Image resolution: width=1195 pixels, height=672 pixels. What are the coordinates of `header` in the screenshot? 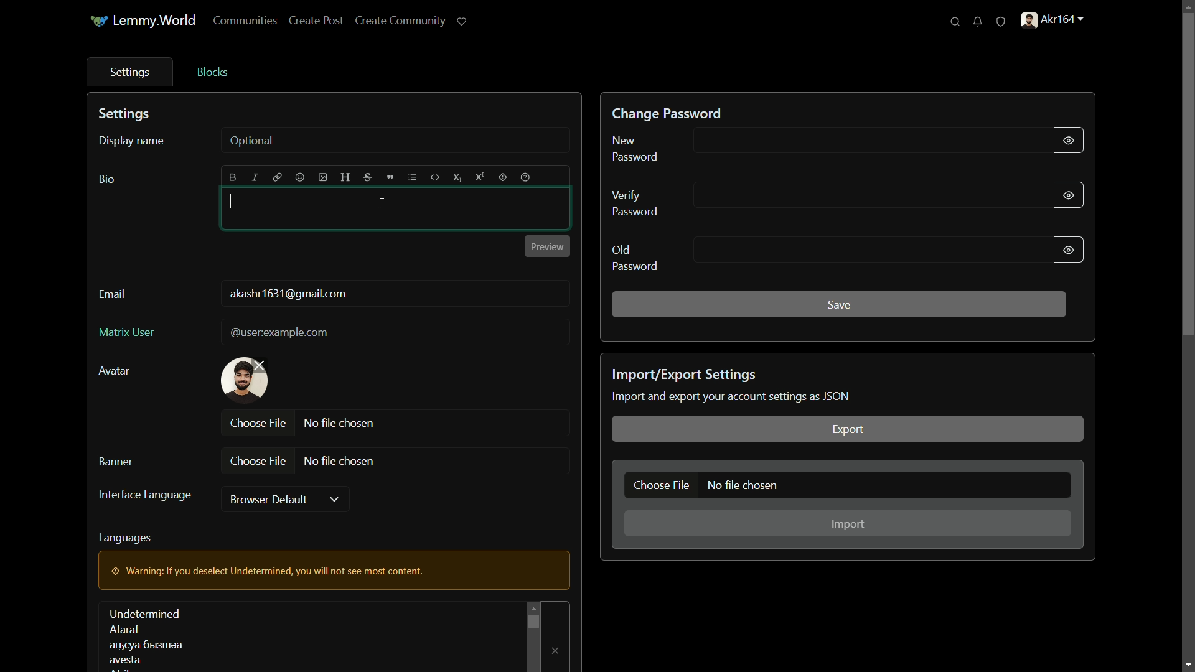 It's located at (345, 177).